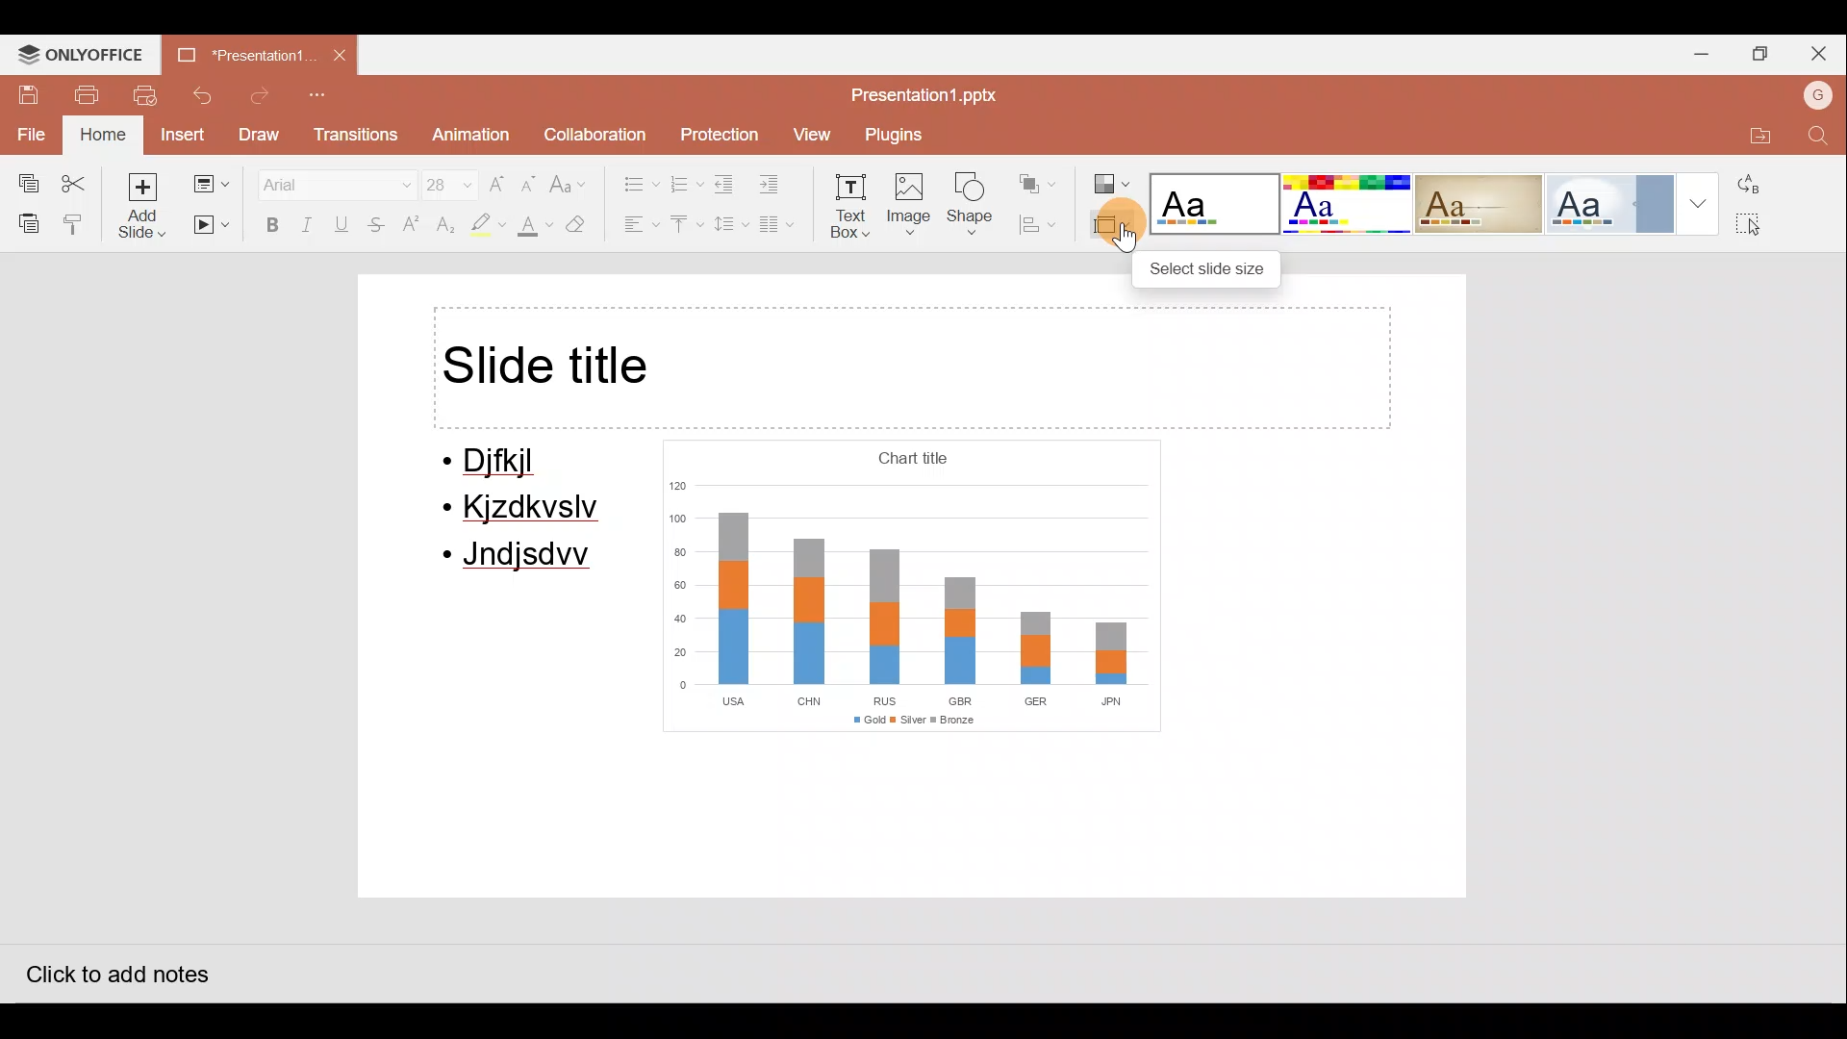 This screenshot has width=1847, height=1039. Describe the element at coordinates (439, 180) in the screenshot. I see `Font size` at that location.